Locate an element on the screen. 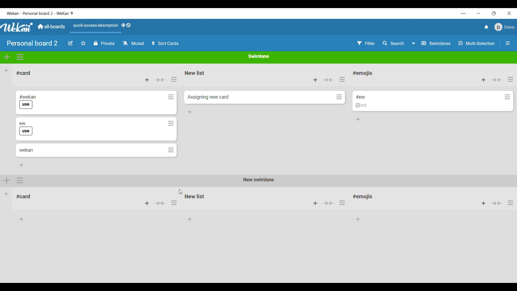 The height and width of the screenshot is (291, 517). Star board is located at coordinates (83, 43).